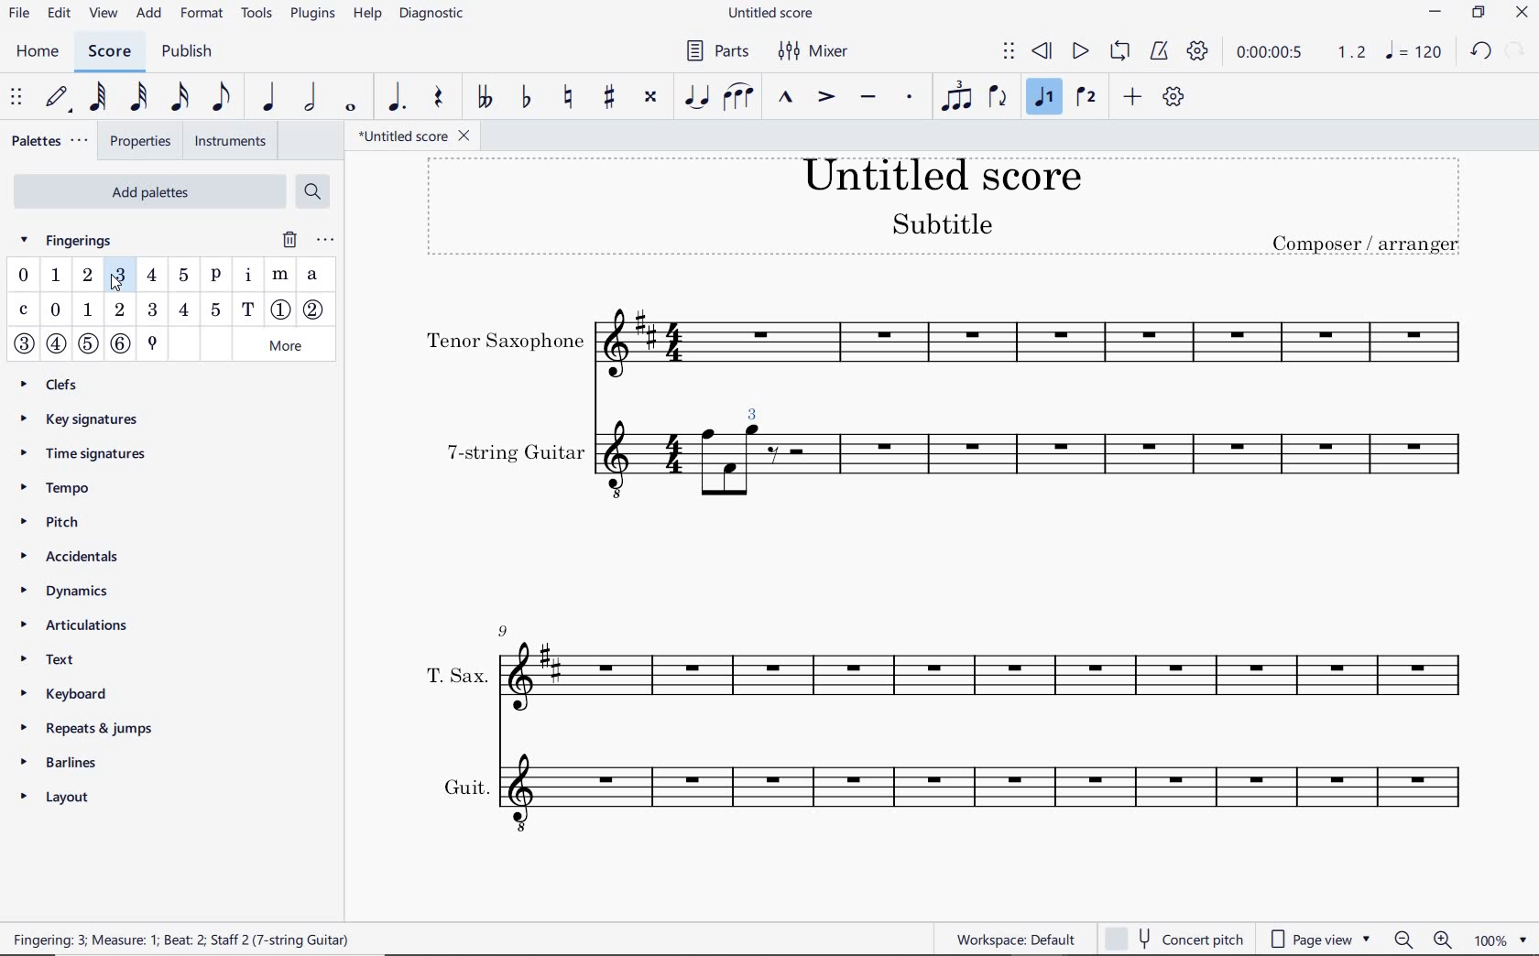 This screenshot has height=956, width=1539. What do you see at coordinates (281, 310) in the screenshot?
I see `String number 1` at bounding box center [281, 310].